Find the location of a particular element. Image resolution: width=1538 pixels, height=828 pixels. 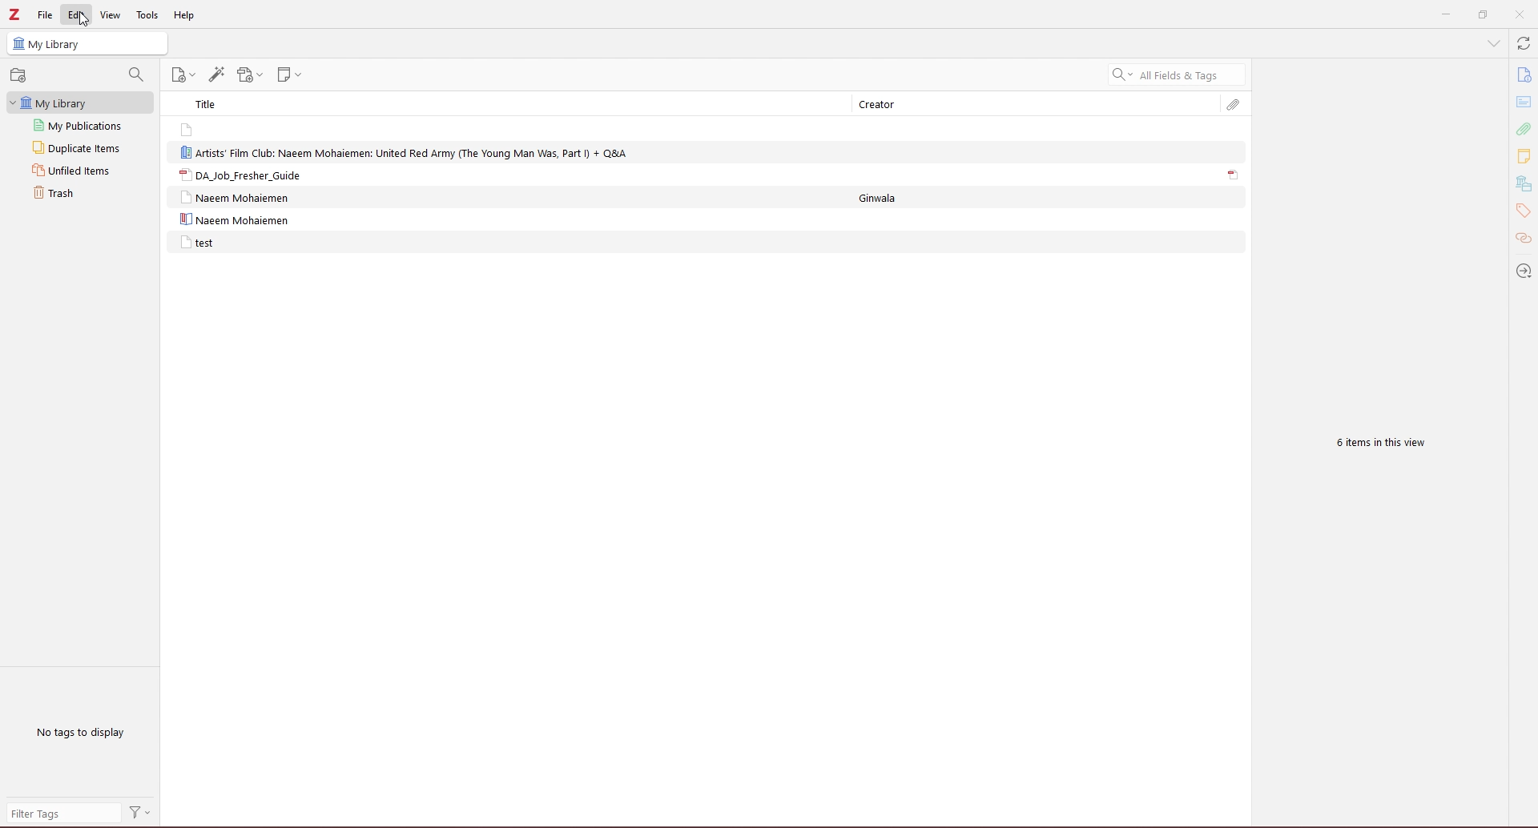

libraries and collection is located at coordinates (1523, 184).